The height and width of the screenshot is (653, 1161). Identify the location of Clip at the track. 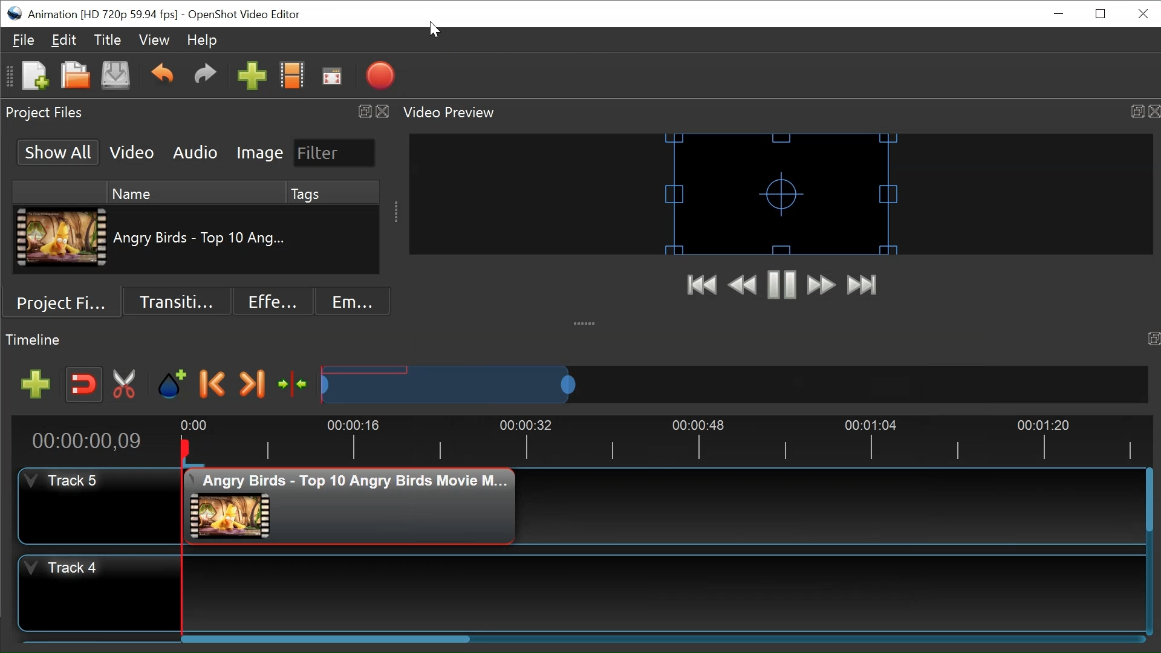
(350, 506).